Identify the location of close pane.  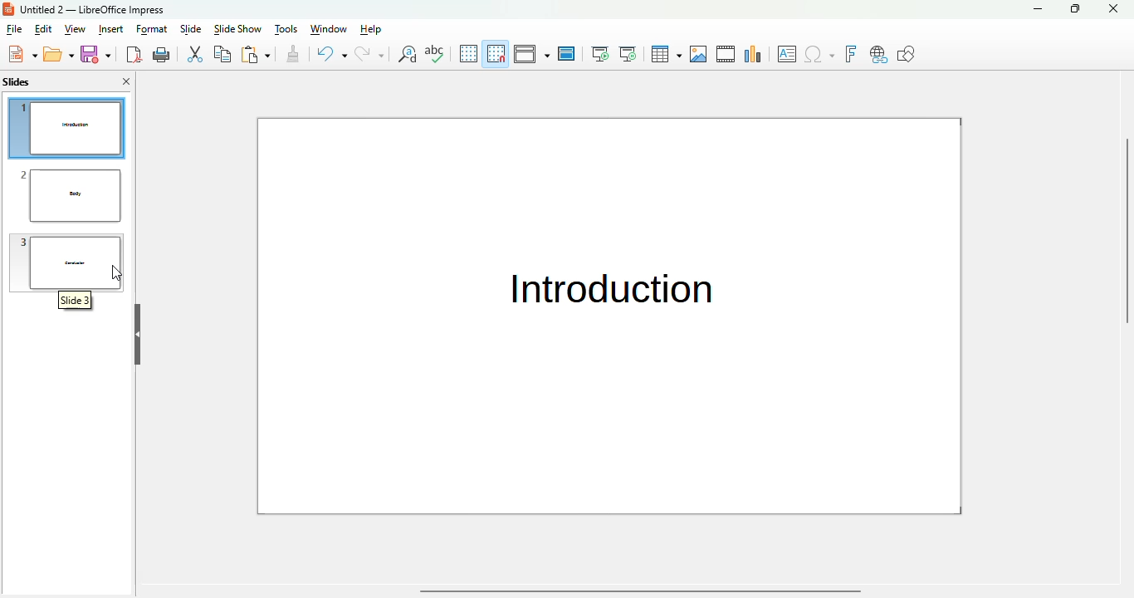
(126, 81).